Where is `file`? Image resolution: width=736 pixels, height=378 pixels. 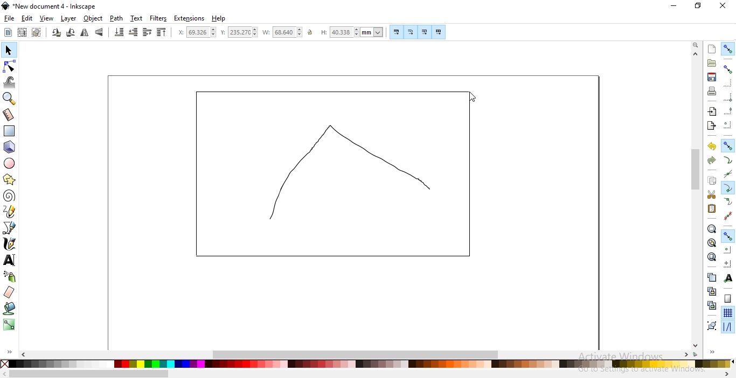 file is located at coordinates (9, 18).